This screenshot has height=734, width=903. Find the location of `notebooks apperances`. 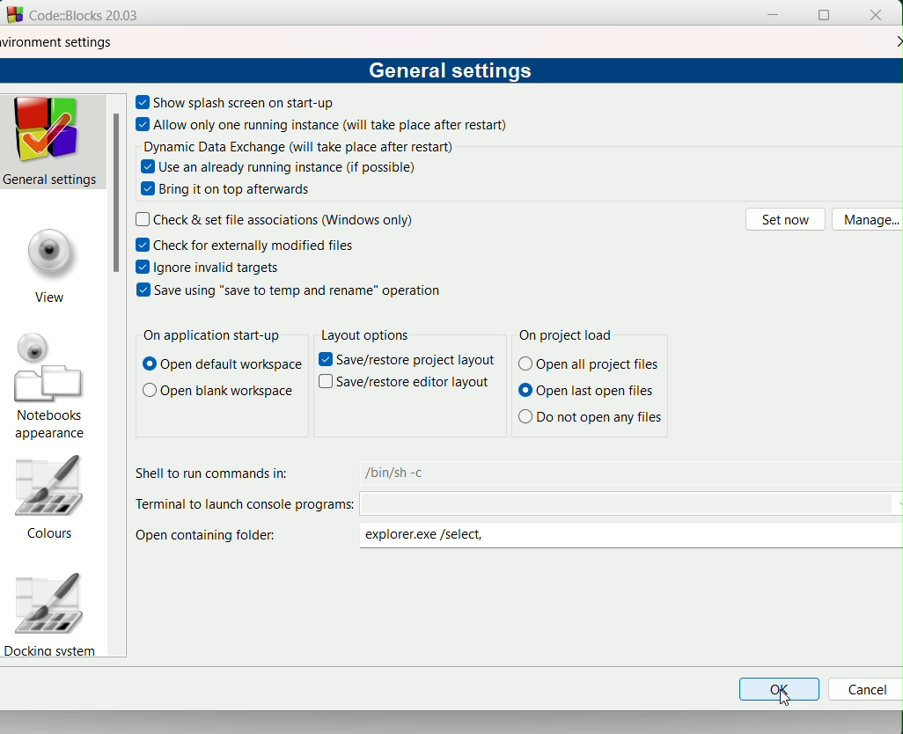

notebooks apperances is located at coordinates (53, 385).